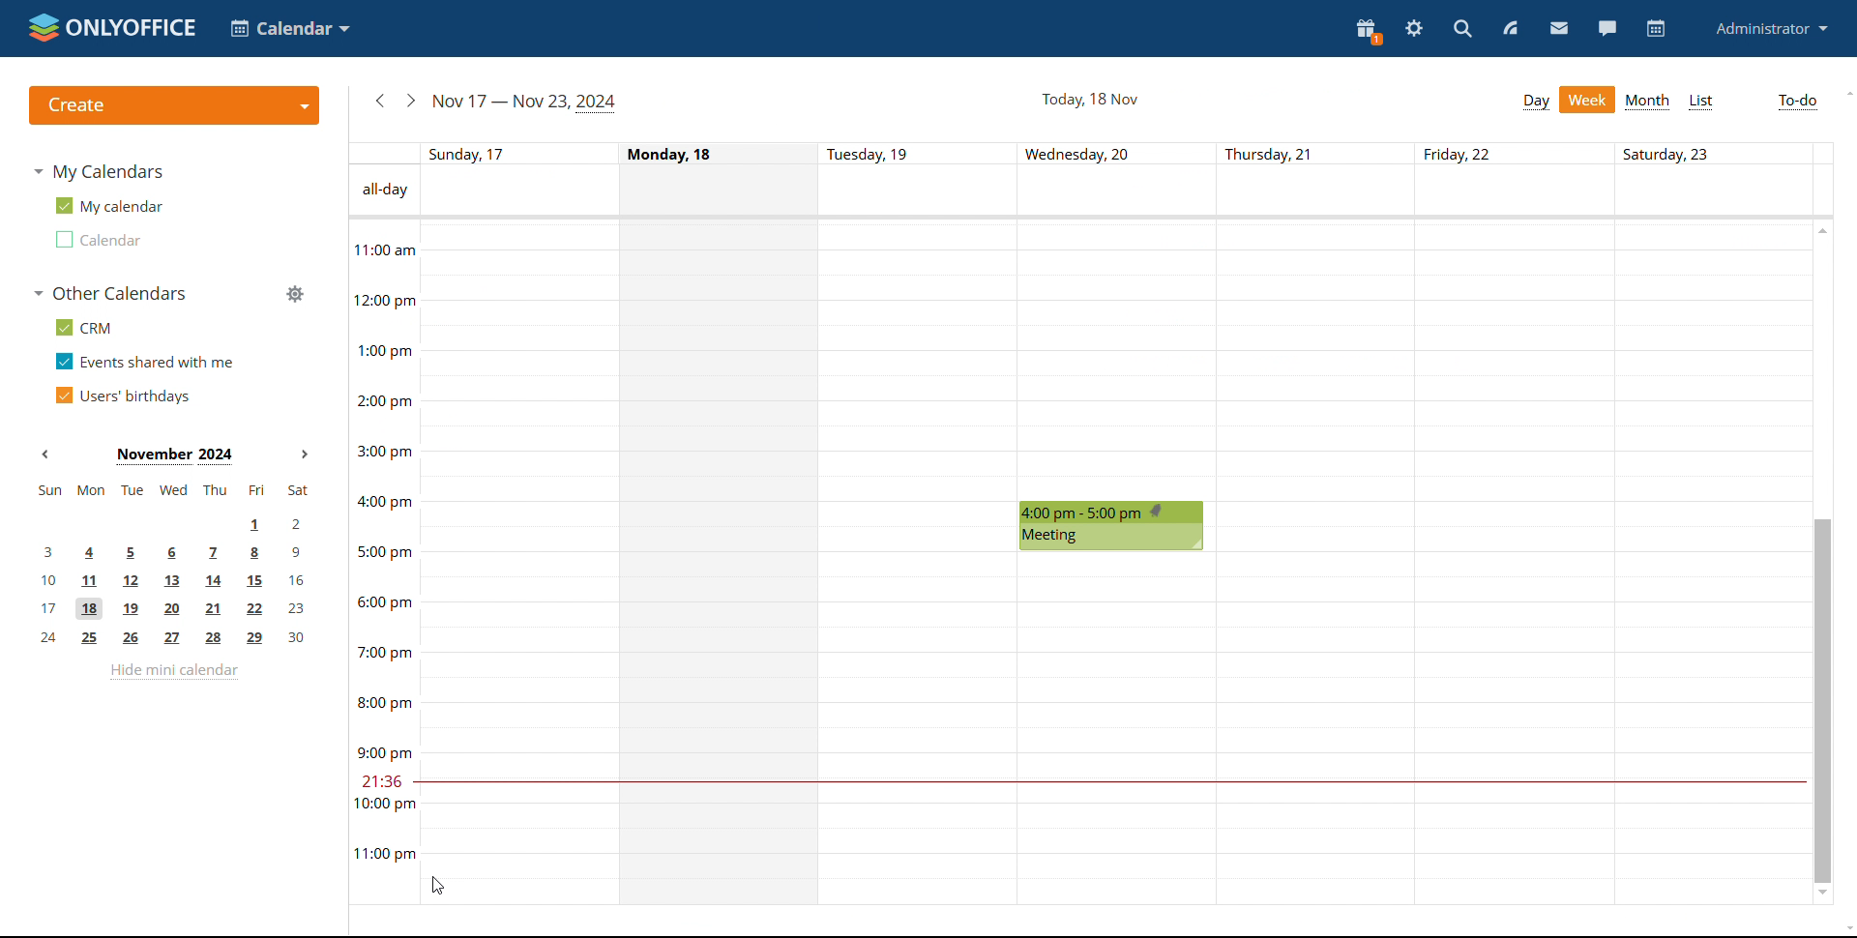 The width and height of the screenshot is (1857, 938). I want to click on all-day, so click(382, 191).